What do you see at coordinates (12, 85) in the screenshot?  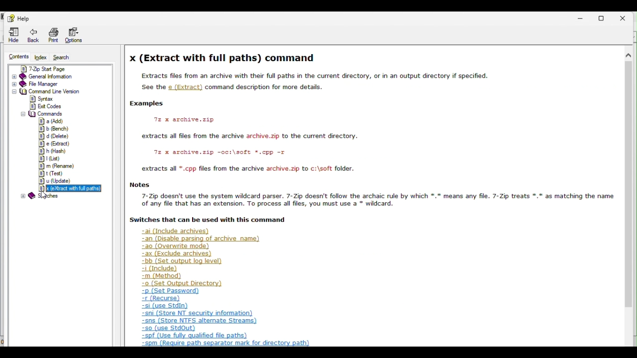 I see `expand` at bounding box center [12, 85].